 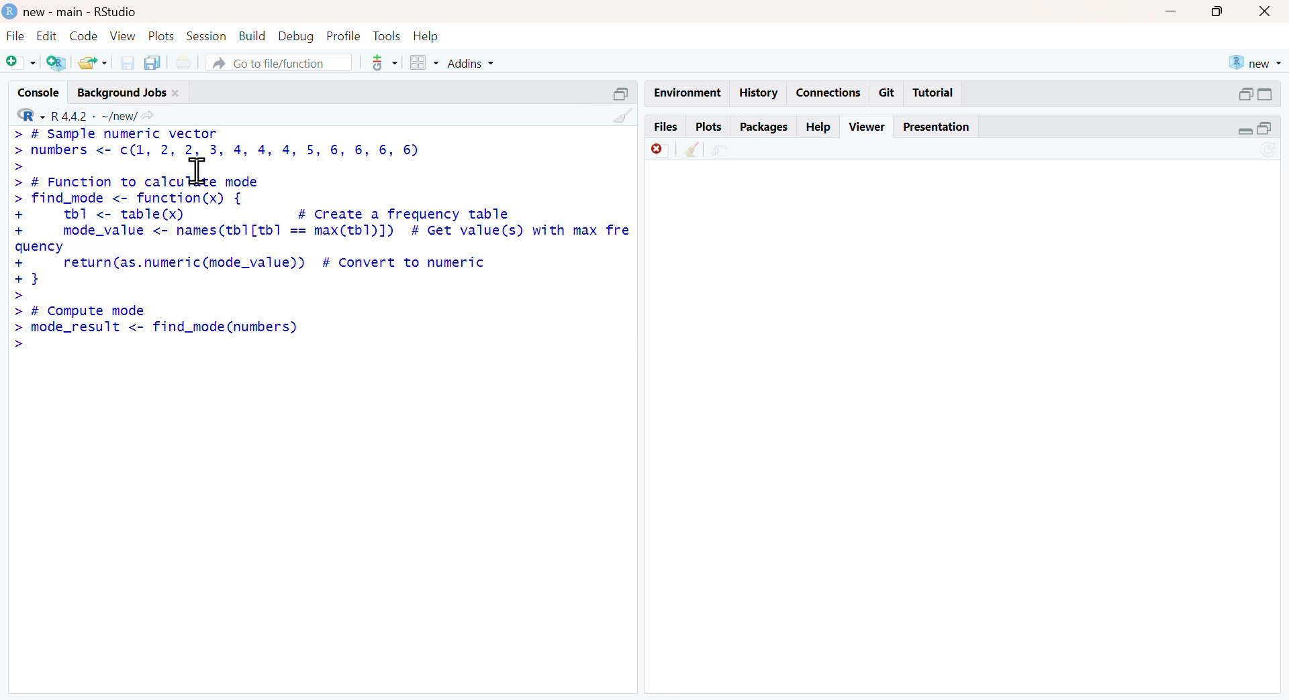 I want to click on console, so click(x=38, y=93).